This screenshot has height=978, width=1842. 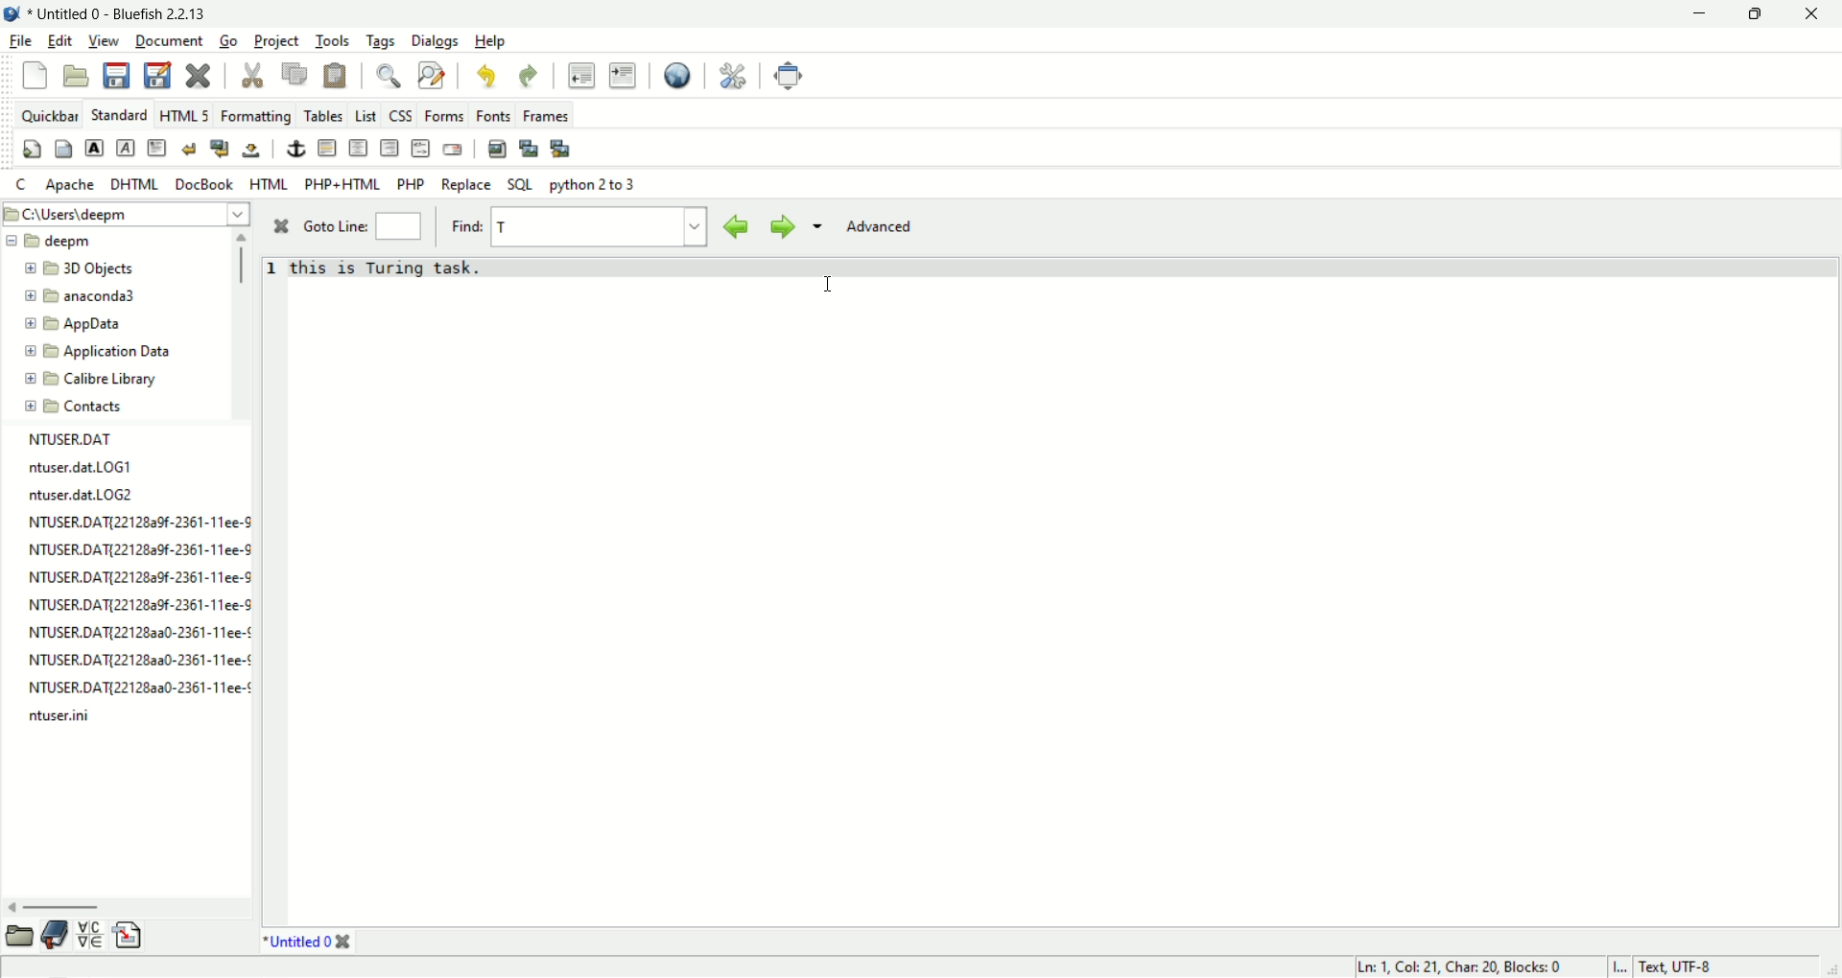 What do you see at coordinates (101, 352) in the screenshot?
I see `folder name` at bounding box center [101, 352].